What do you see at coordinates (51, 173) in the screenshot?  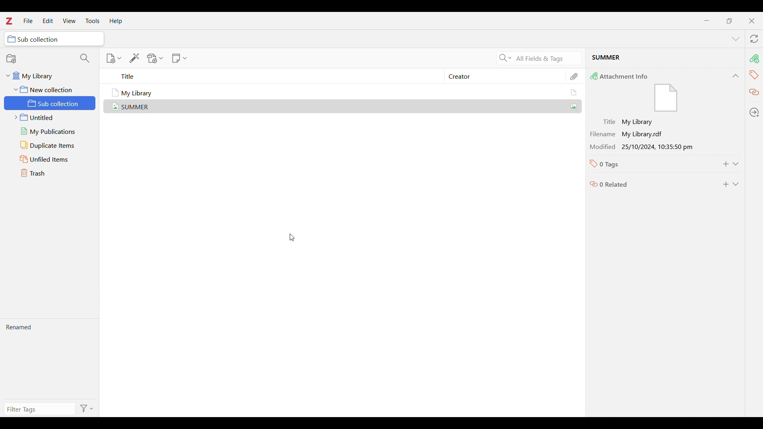 I see `Trash` at bounding box center [51, 173].